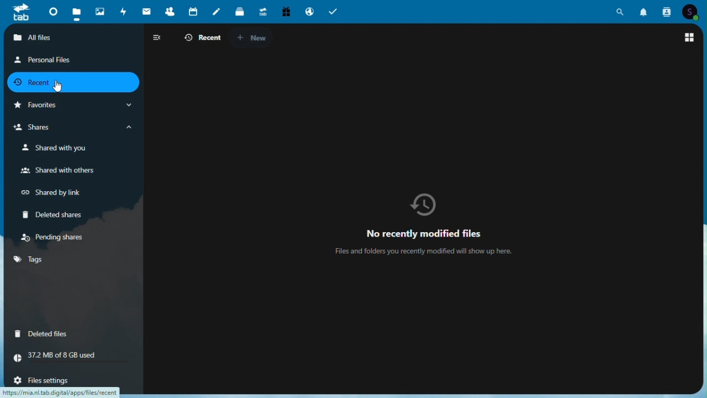 This screenshot has height=398, width=707. What do you see at coordinates (78, 11) in the screenshot?
I see `Files` at bounding box center [78, 11].